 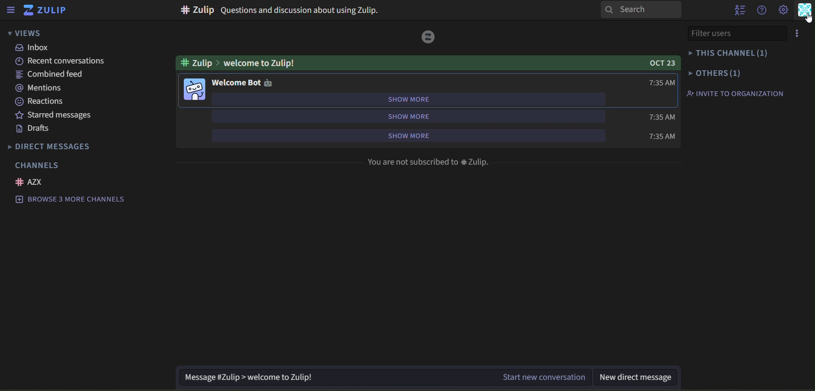 I want to click on filter users, so click(x=737, y=33).